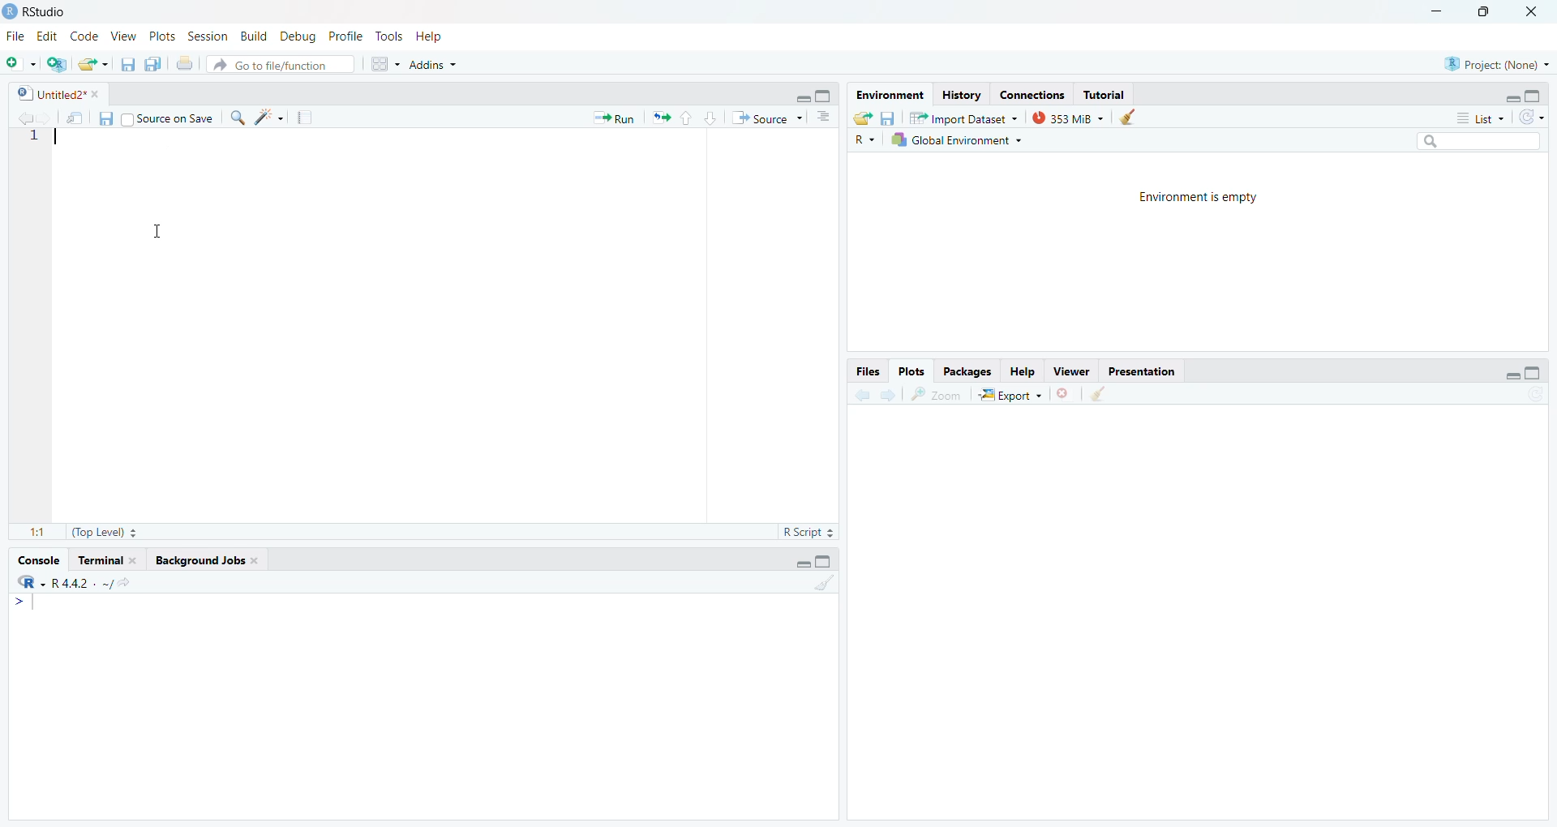 This screenshot has height=827, width=1557. What do you see at coordinates (859, 396) in the screenshot?
I see `go back` at bounding box center [859, 396].